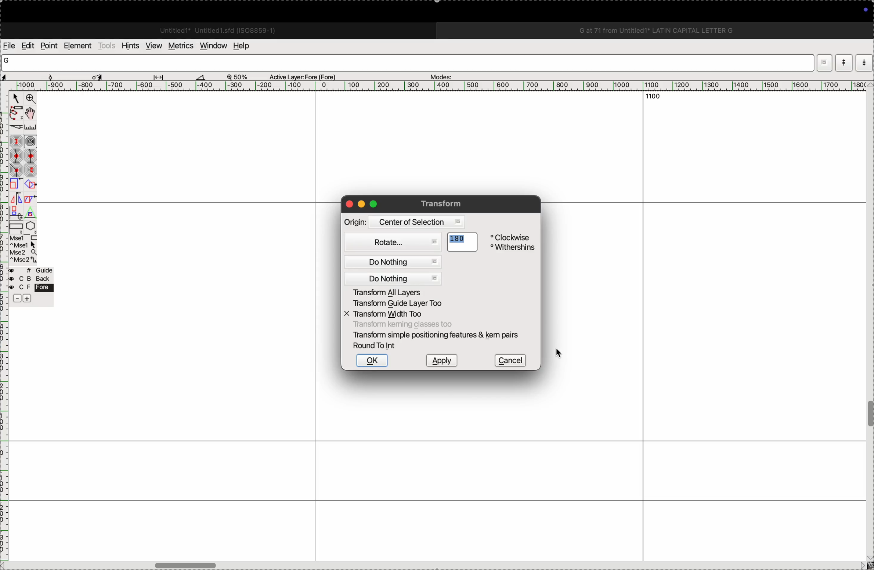 Image resolution: width=874 pixels, height=570 pixels. Describe the element at coordinates (108, 47) in the screenshot. I see `tools` at that location.